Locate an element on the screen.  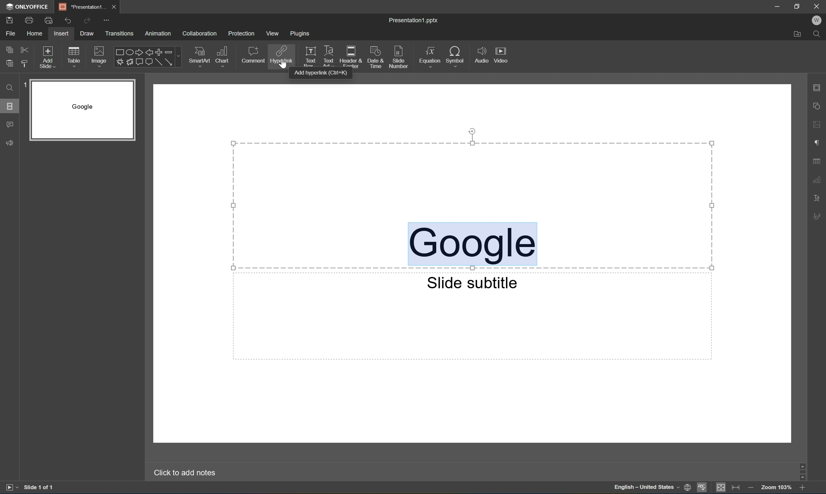
Home is located at coordinates (36, 33).